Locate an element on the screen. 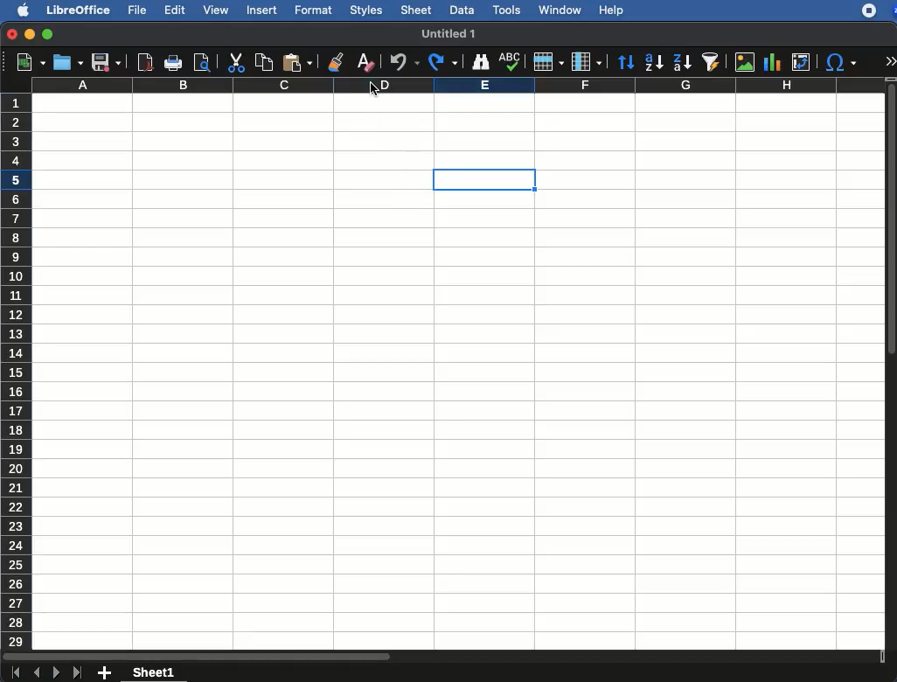 This screenshot has width=897, height=682. copy is located at coordinates (261, 62).